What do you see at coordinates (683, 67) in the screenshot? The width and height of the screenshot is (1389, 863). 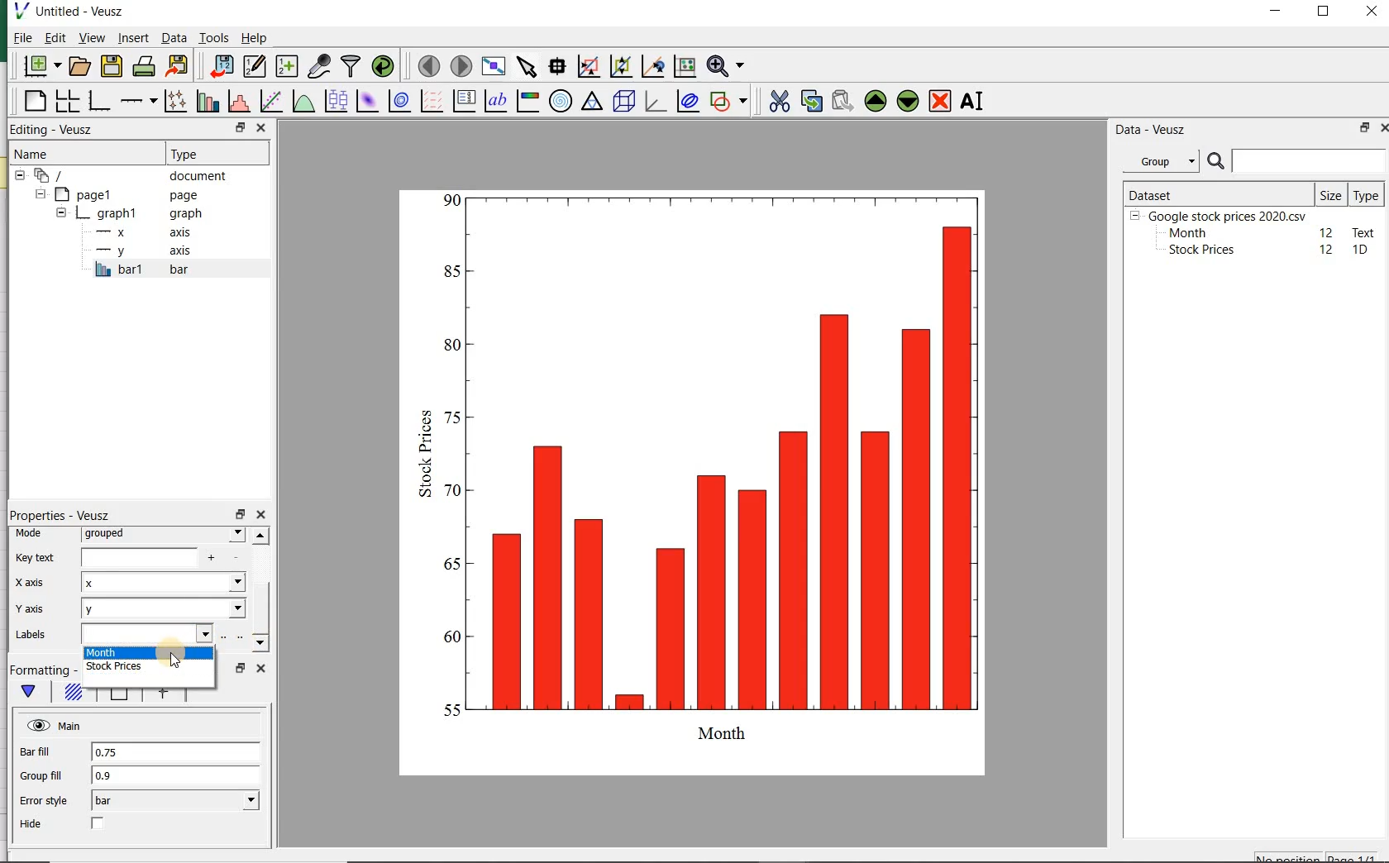 I see `click to reset graph axes` at bounding box center [683, 67].